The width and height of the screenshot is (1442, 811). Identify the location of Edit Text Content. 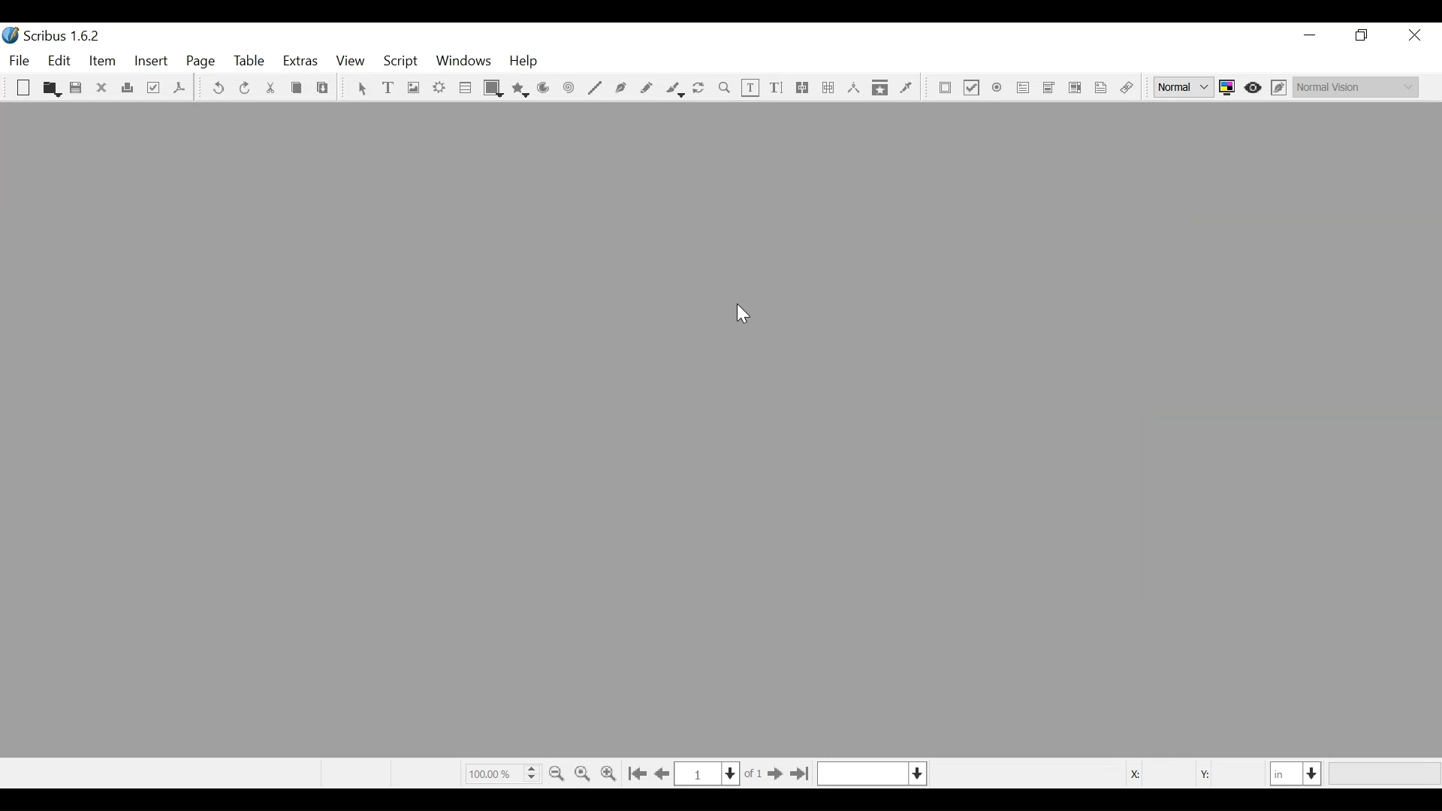
(751, 88).